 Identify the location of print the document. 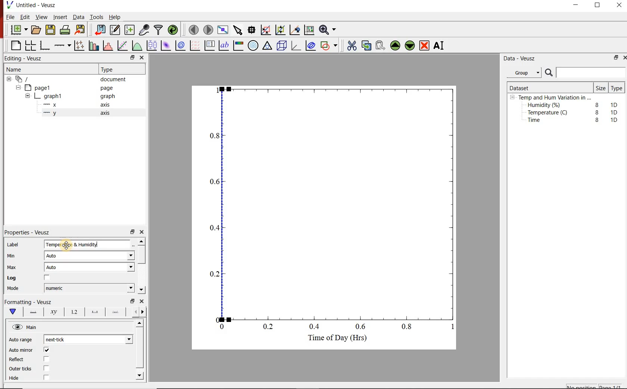
(65, 31).